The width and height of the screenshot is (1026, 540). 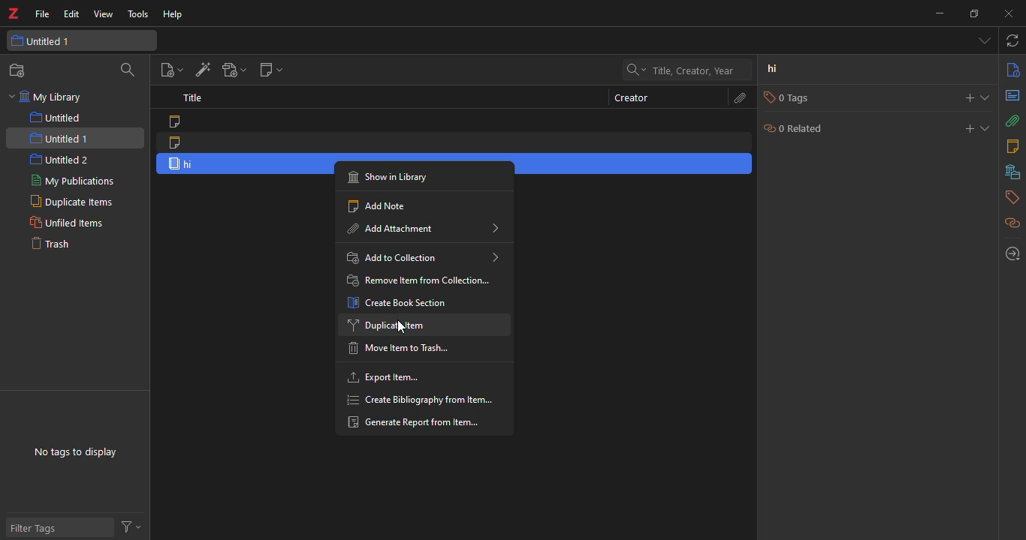 What do you see at coordinates (50, 244) in the screenshot?
I see `trash` at bounding box center [50, 244].